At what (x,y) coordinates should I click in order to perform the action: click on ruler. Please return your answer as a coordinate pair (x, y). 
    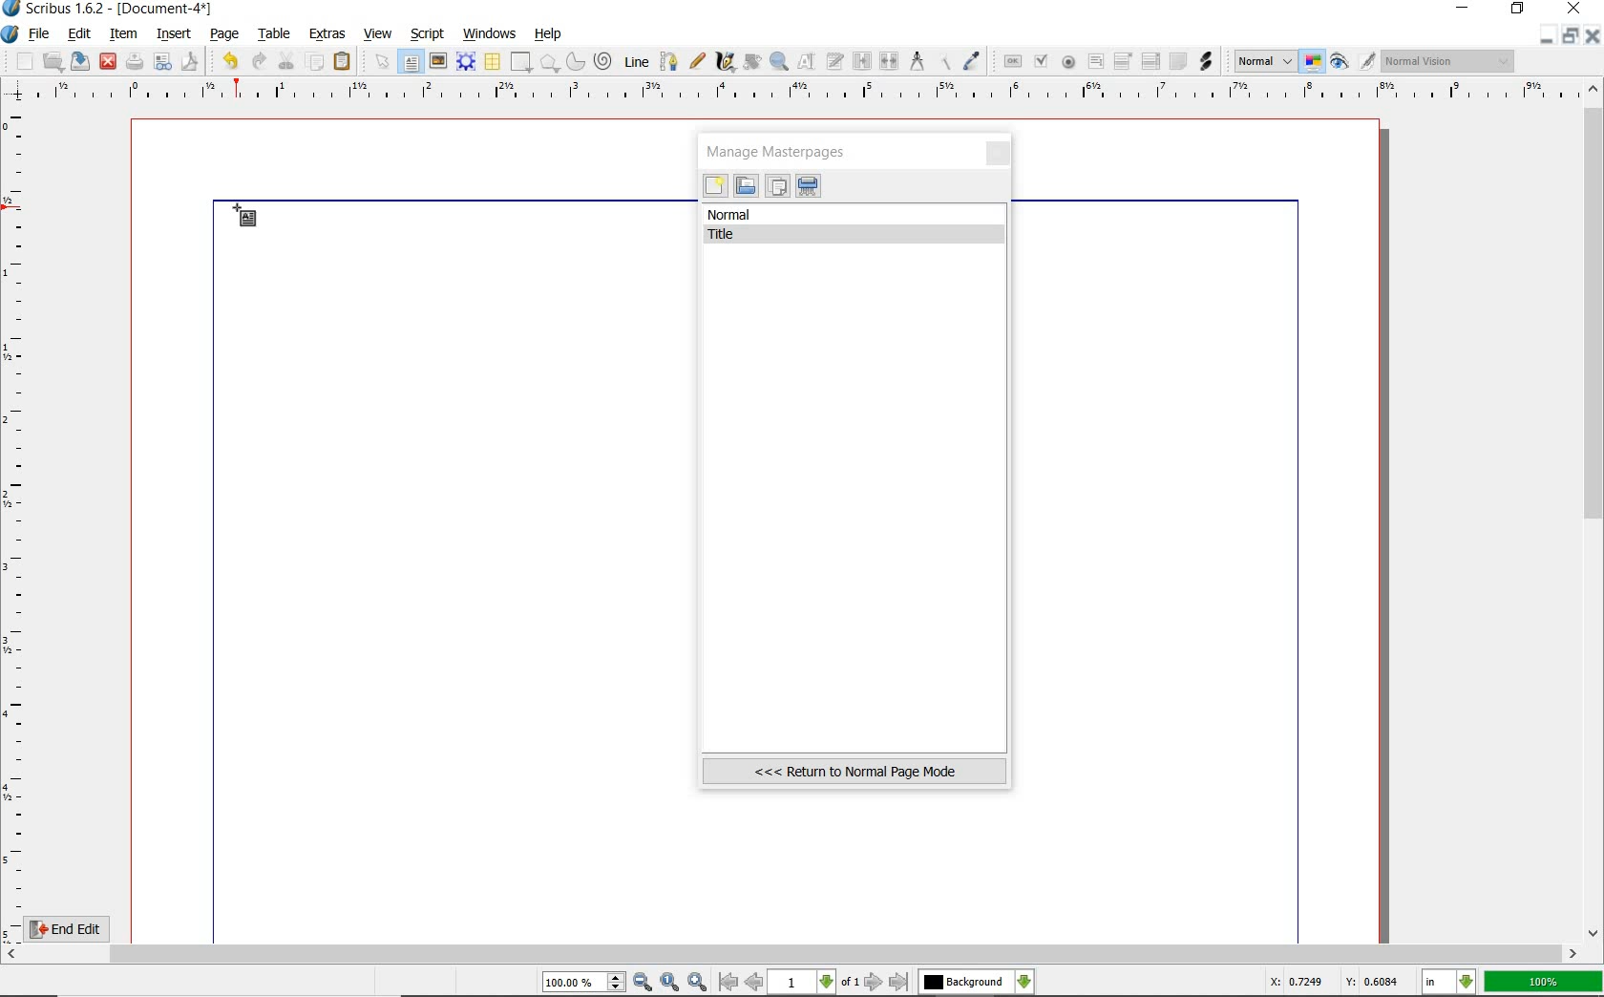
    Looking at the image, I should click on (803, 93).